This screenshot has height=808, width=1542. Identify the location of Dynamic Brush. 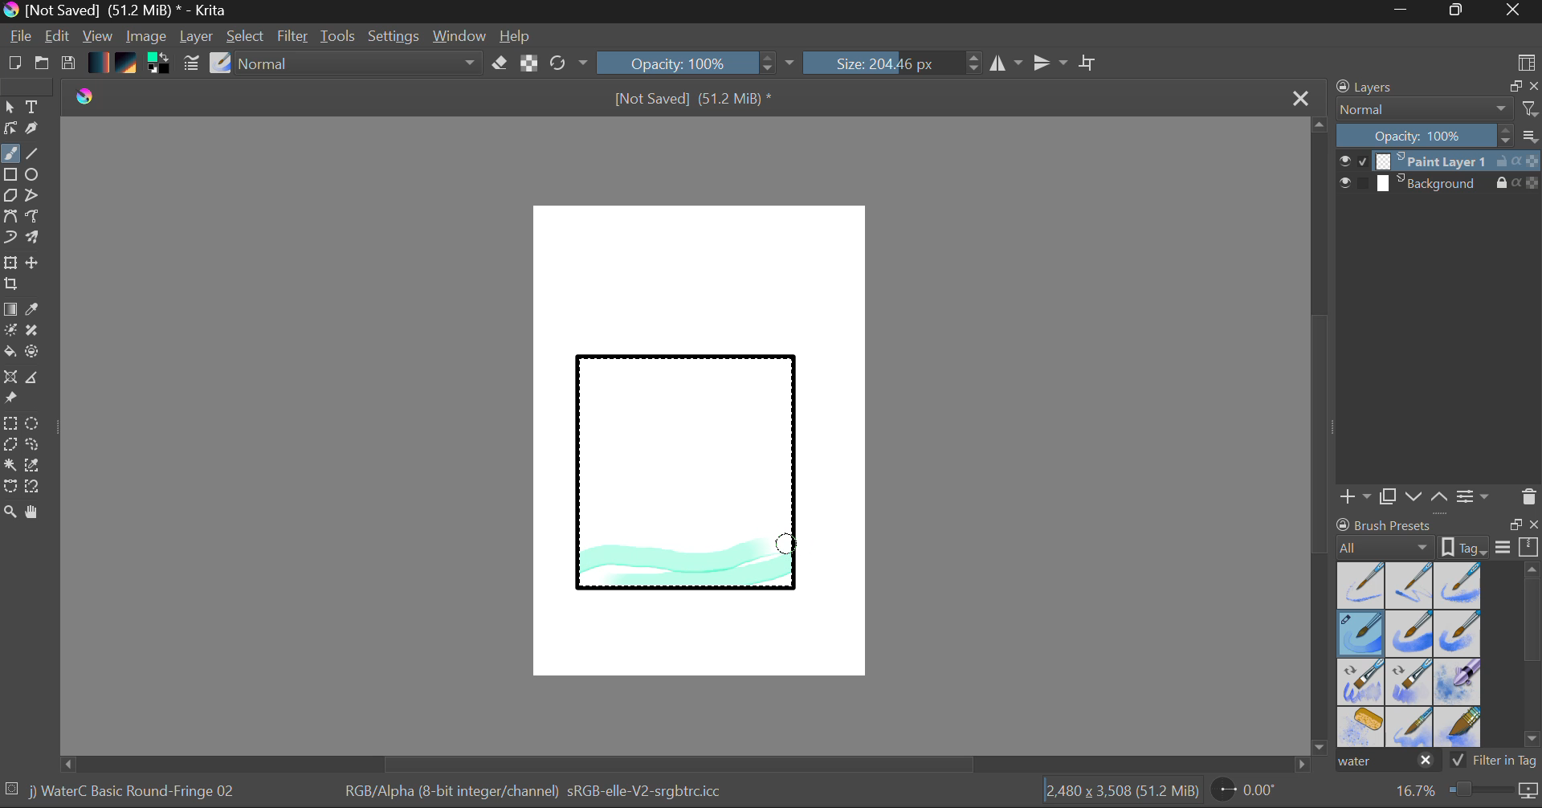
(10, 238).